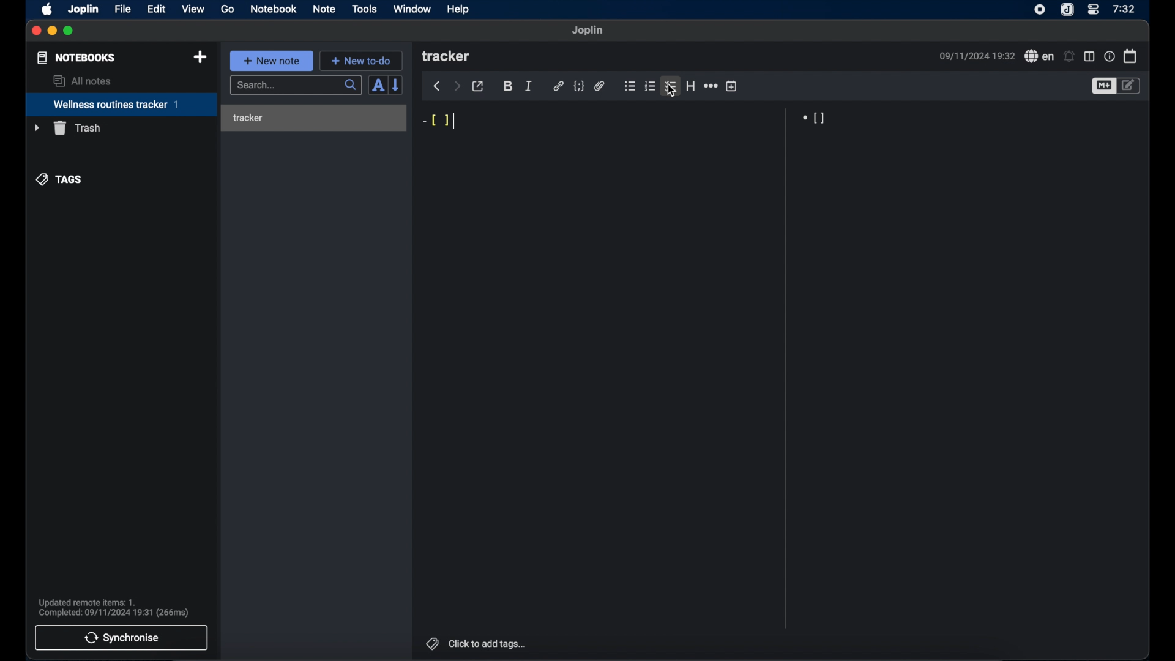  I want to click on tags, so click(59, 180).